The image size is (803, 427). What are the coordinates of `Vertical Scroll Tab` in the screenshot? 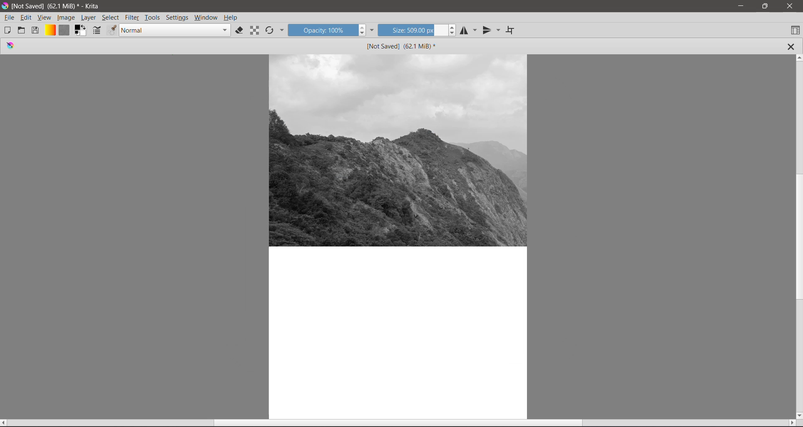 It's located at (798, 236).